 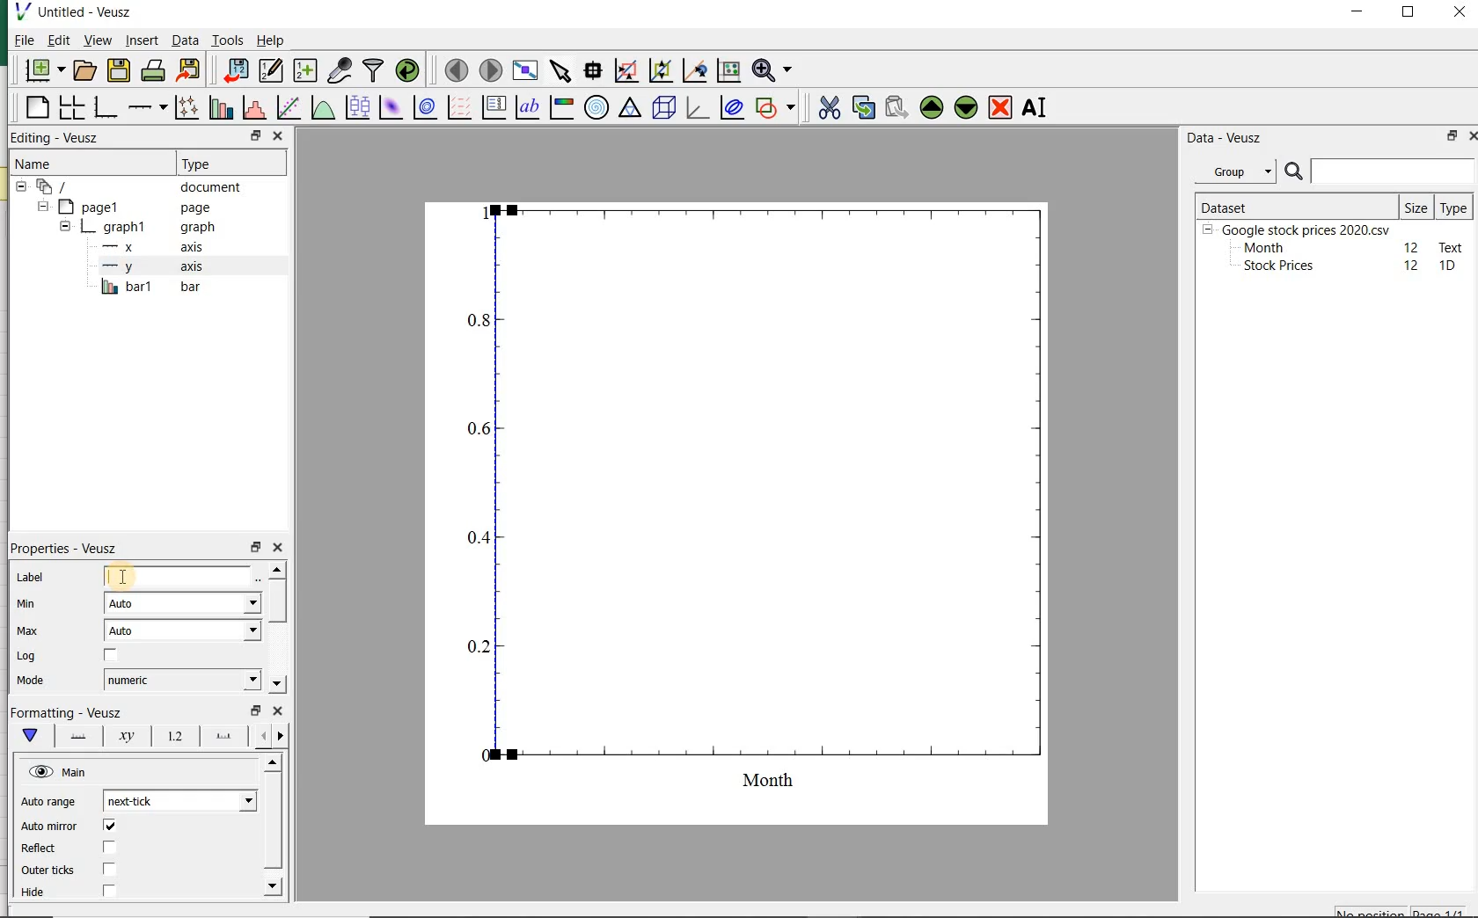 I want to click on renames the selected widget, so click(x=1032, y=110).